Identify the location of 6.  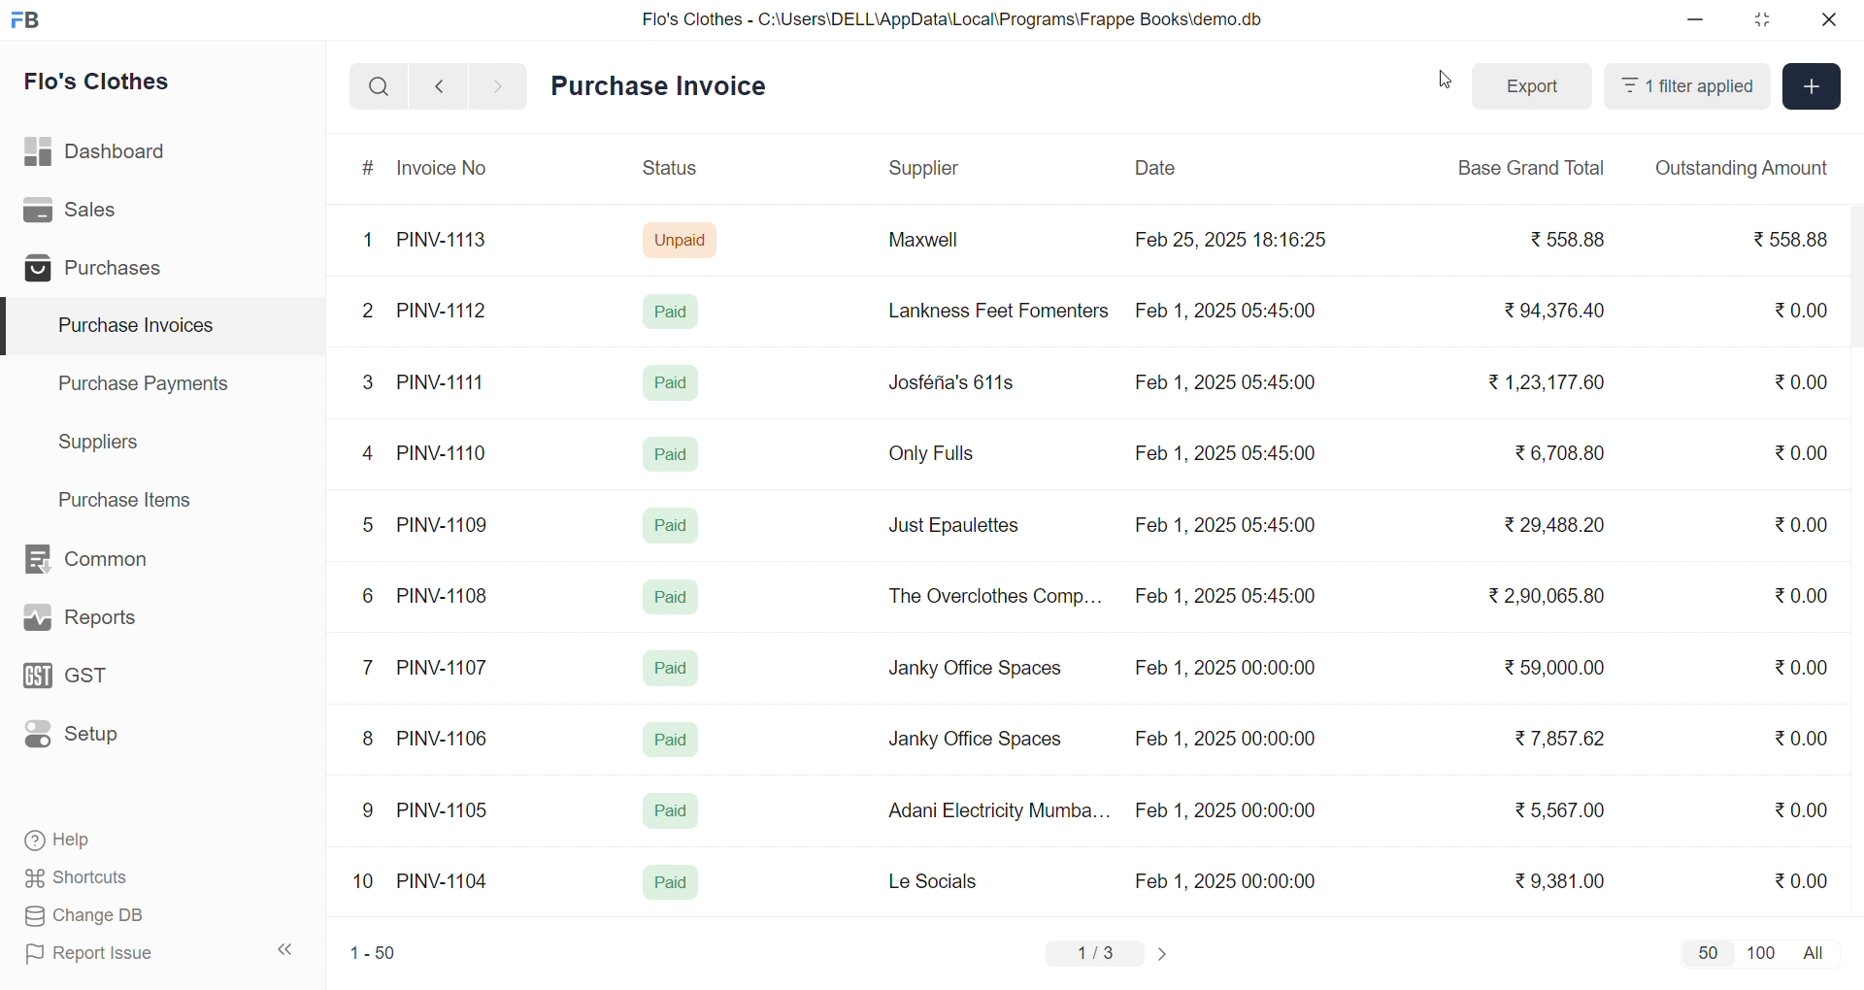
(368, 595).